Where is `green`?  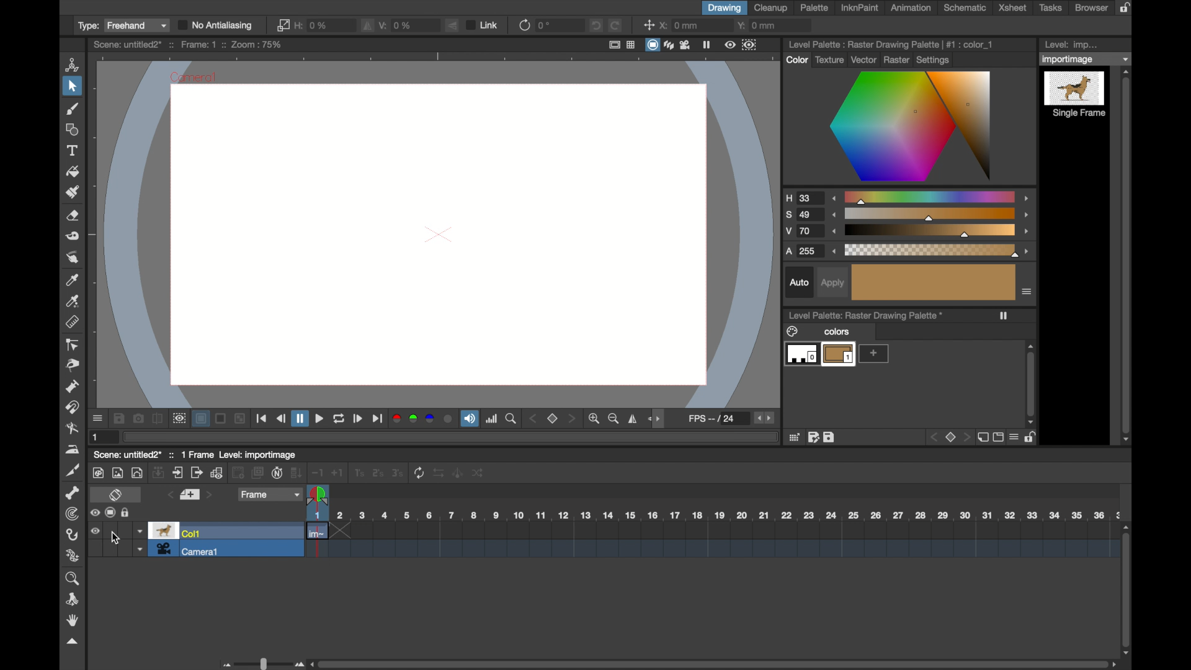
green is located at coordinates (413, 419).